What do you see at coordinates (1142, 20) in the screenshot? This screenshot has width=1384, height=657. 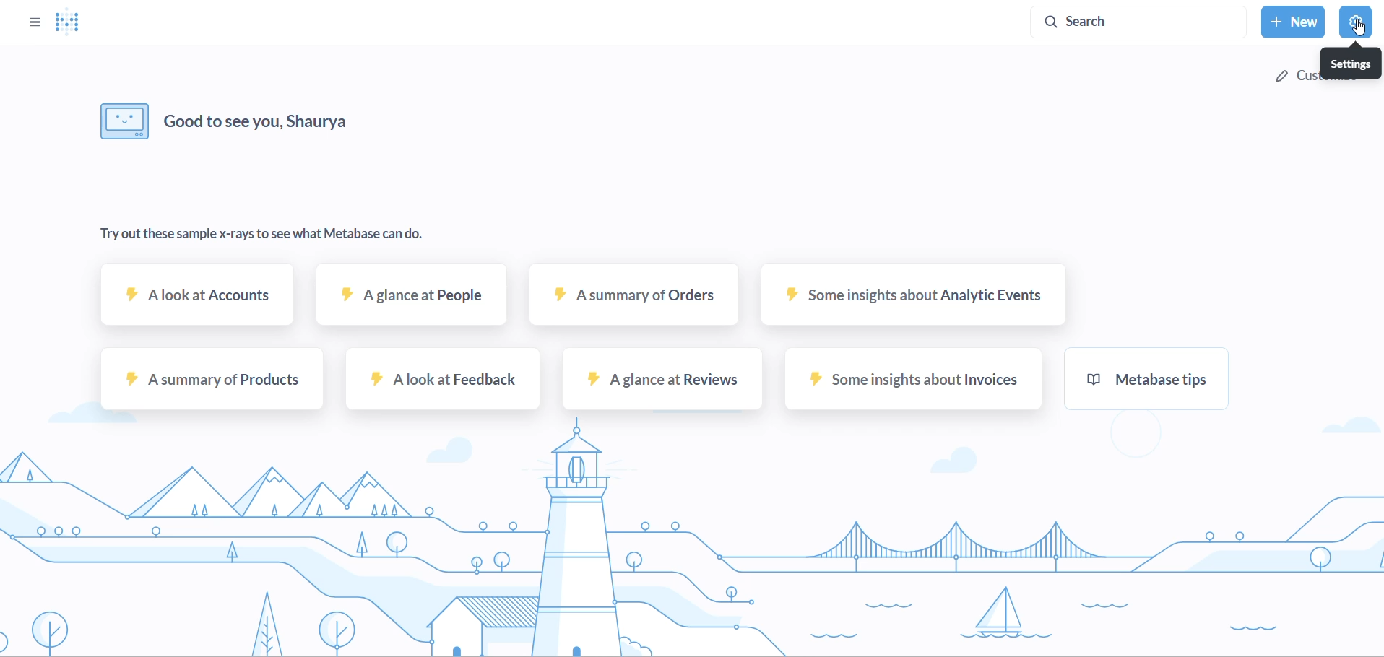 I see `SEARCH` at bounding box center [1142, 20].